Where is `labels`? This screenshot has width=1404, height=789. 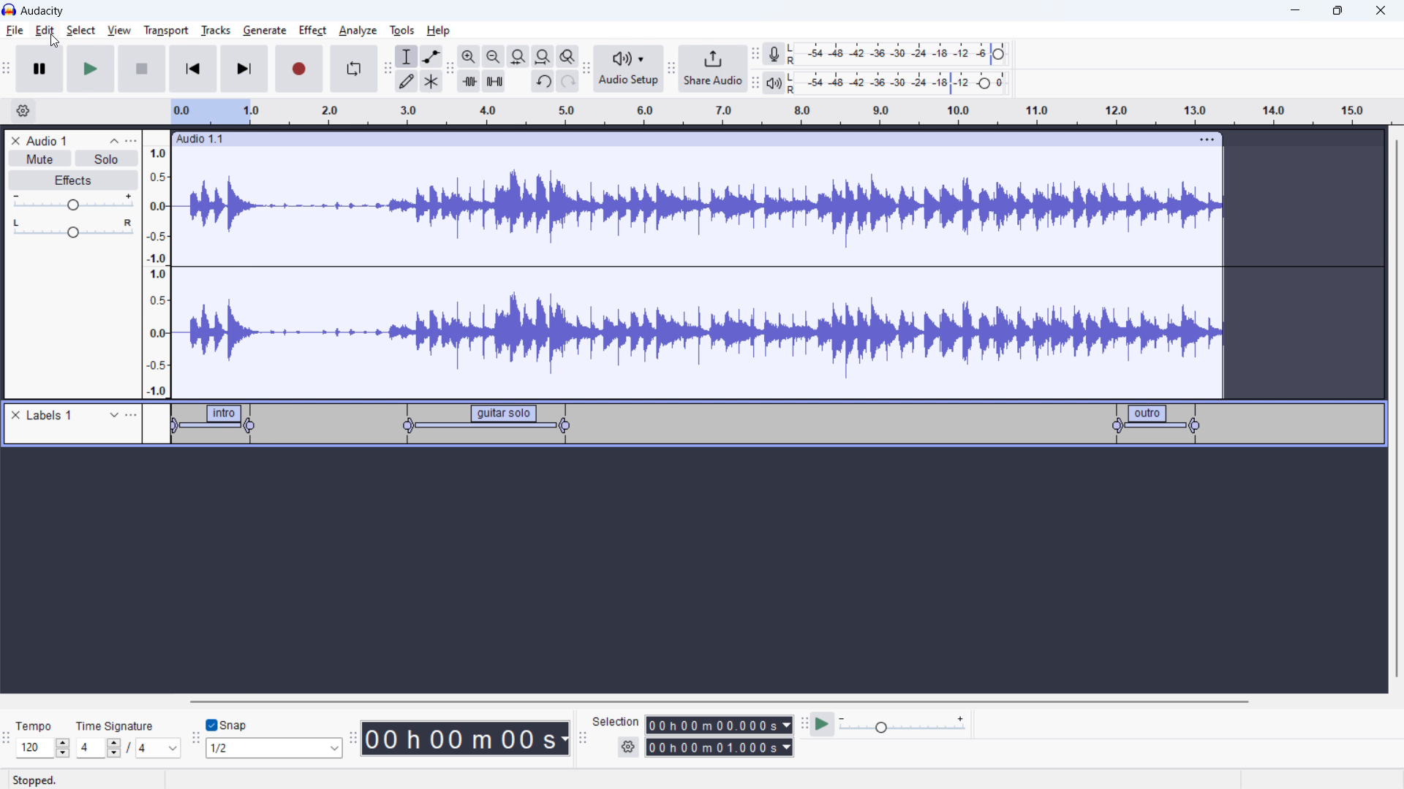
labels is located at coordinates (50, 416).